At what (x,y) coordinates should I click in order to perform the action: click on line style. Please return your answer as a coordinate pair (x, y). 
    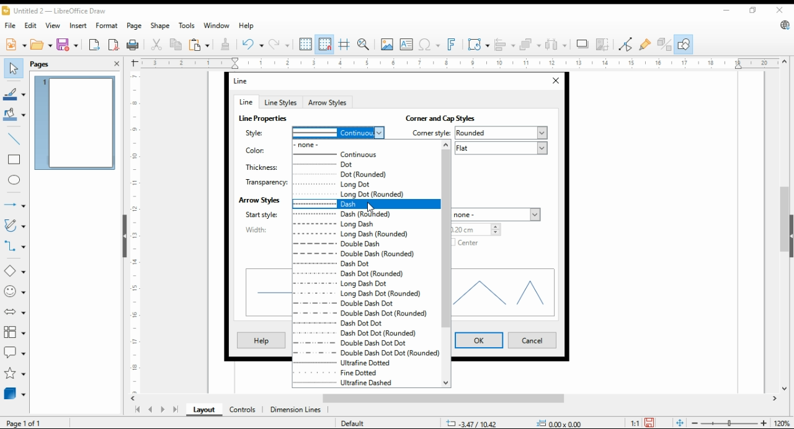
    Looking at the image, I should click on (261, 132).